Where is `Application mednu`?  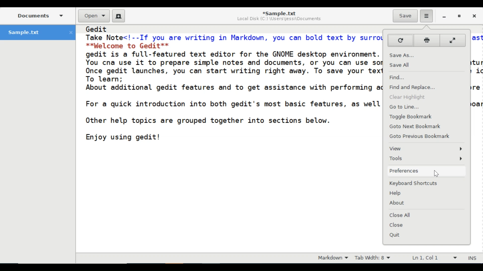
Application mednu is located at coordinates (427, 16).